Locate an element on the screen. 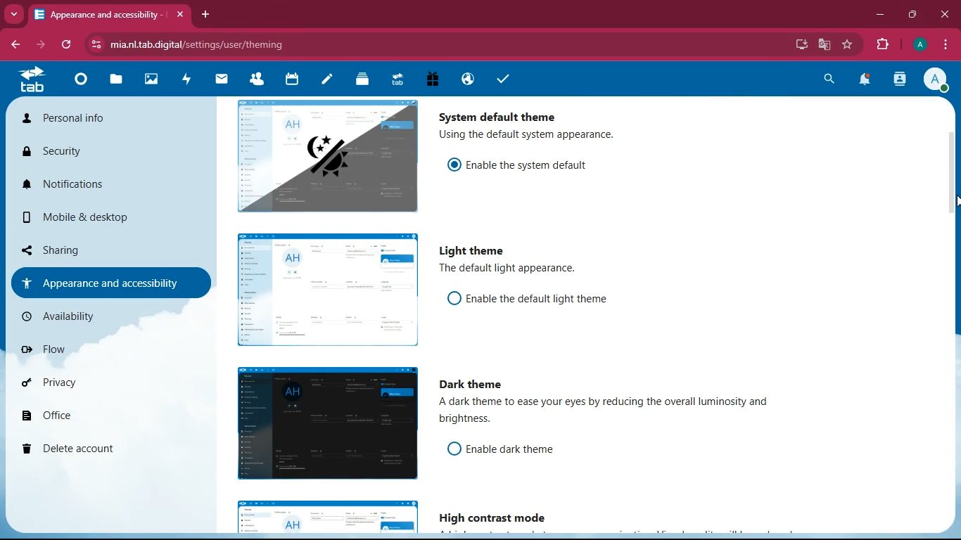 The image size is (961, 540). scroll bar is located at coordinates (954, 240).